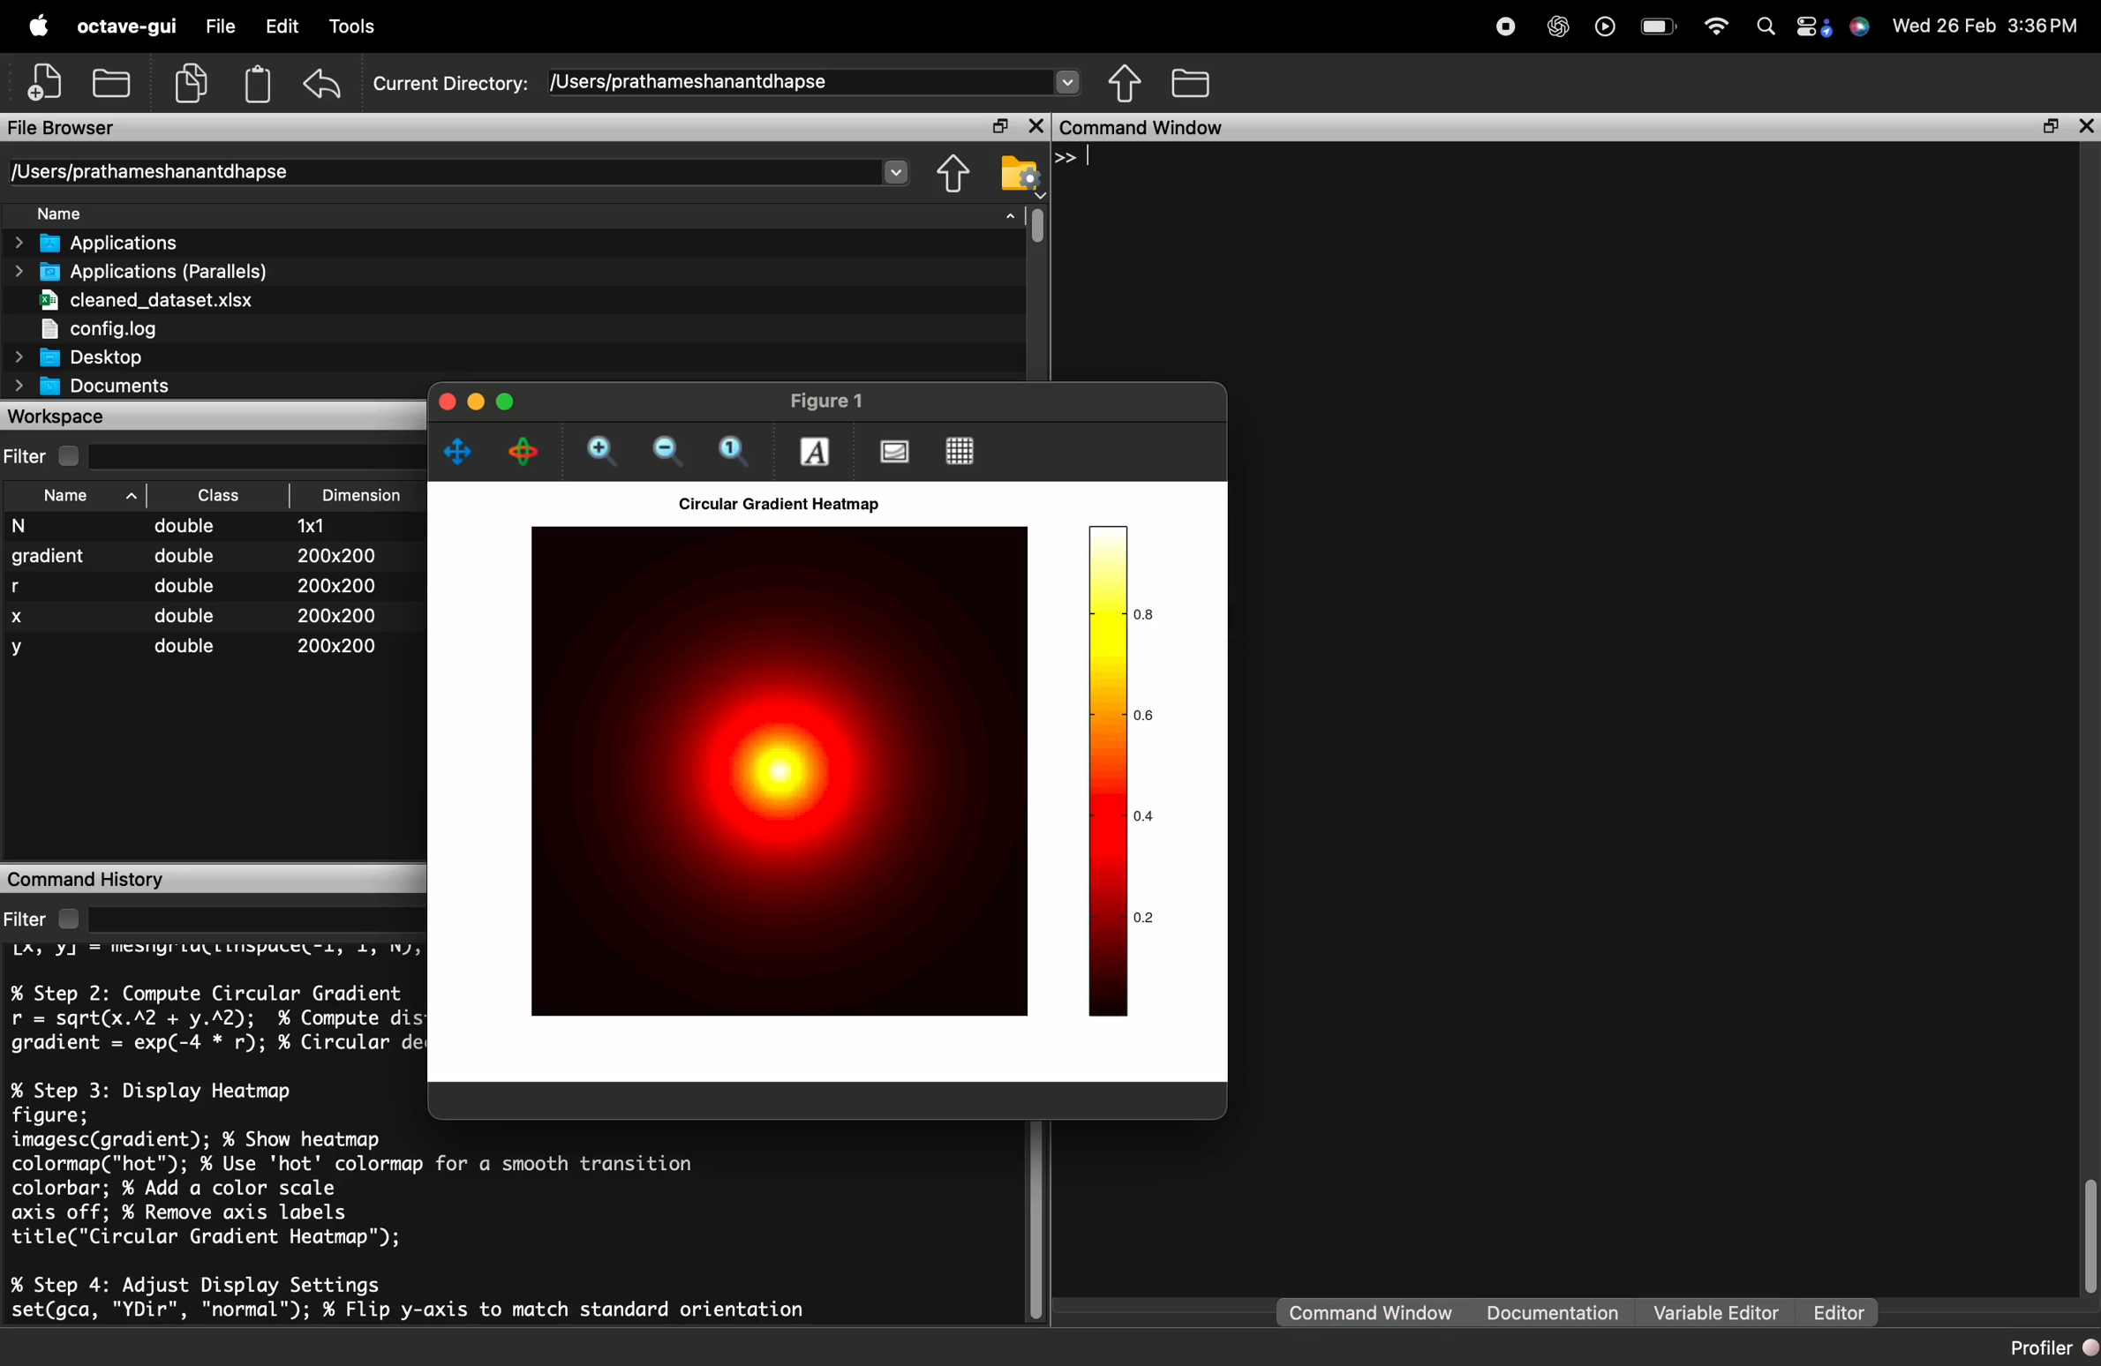  What do you see at coordinates (138, 271) in the screenshot?
I see `Applications (Parallels)` at bounding box center [138, 271].